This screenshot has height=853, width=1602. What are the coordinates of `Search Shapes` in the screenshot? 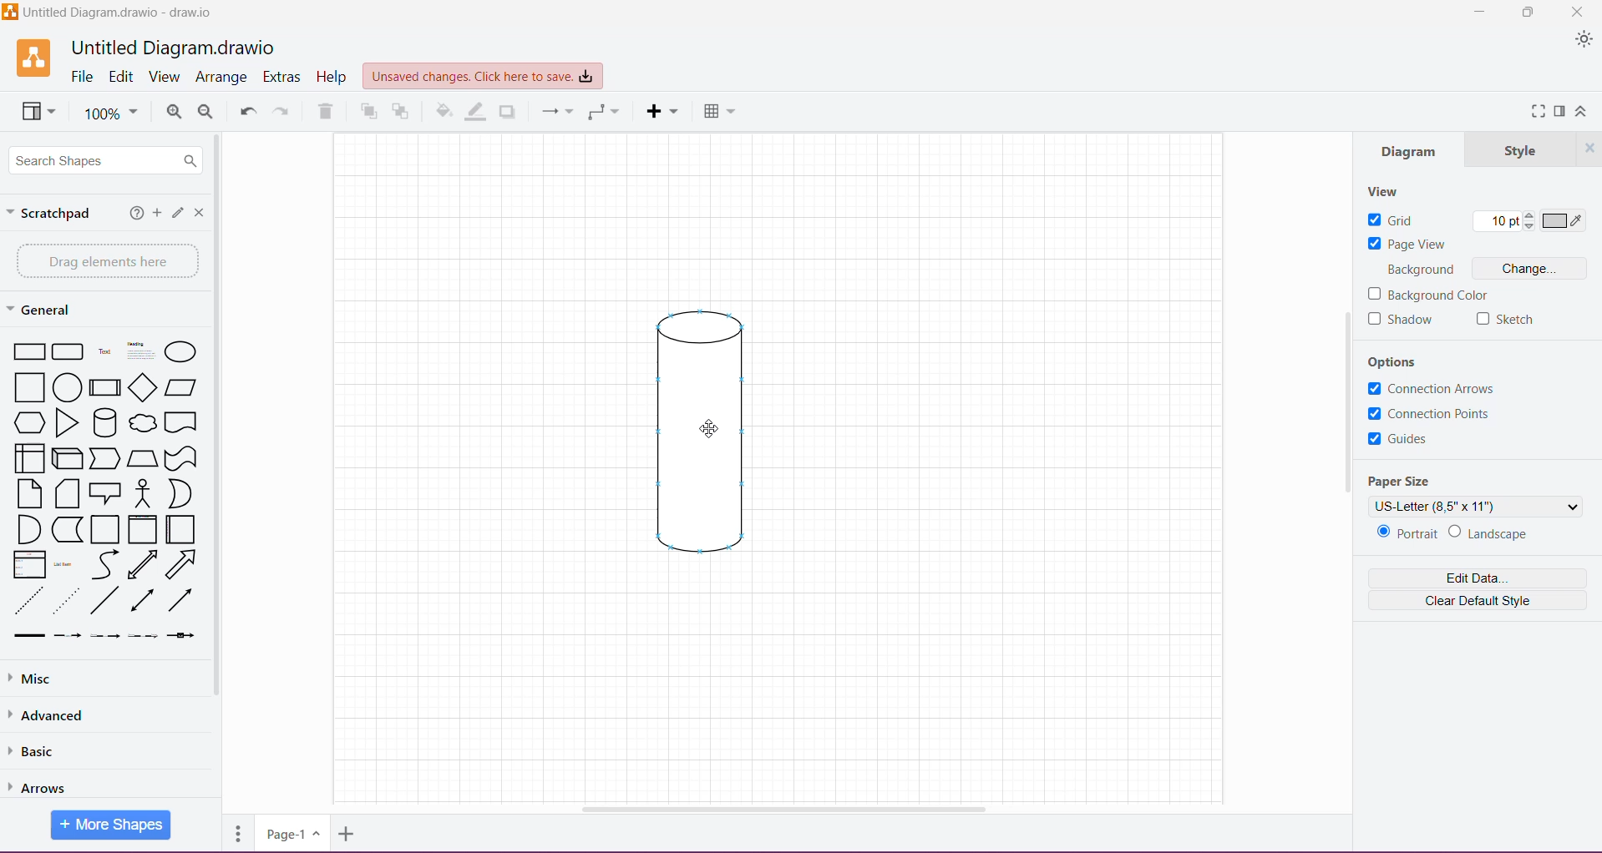 It's located at (109, 161).